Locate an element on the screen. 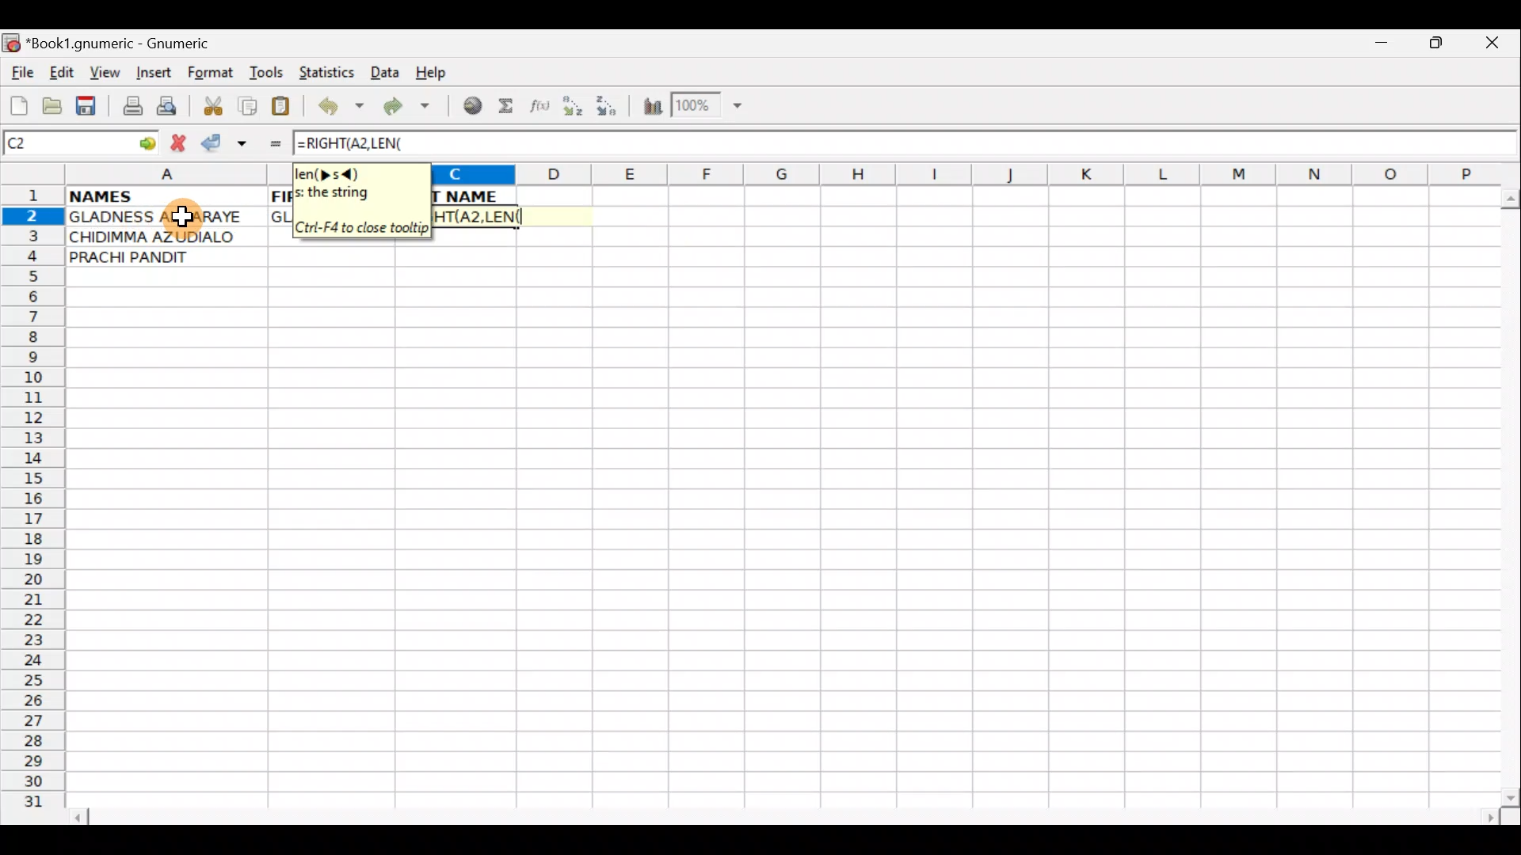 Image resolution: width=1521 pixels, height=855 pixels. Sum in the current cell is located at coordinates (511, 107).